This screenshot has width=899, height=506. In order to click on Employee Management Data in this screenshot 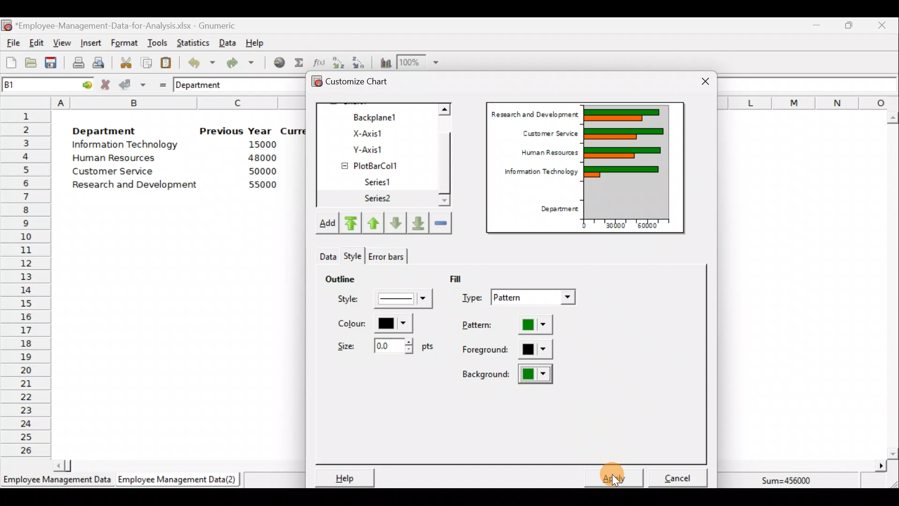, I will do `click(56, 483)`.